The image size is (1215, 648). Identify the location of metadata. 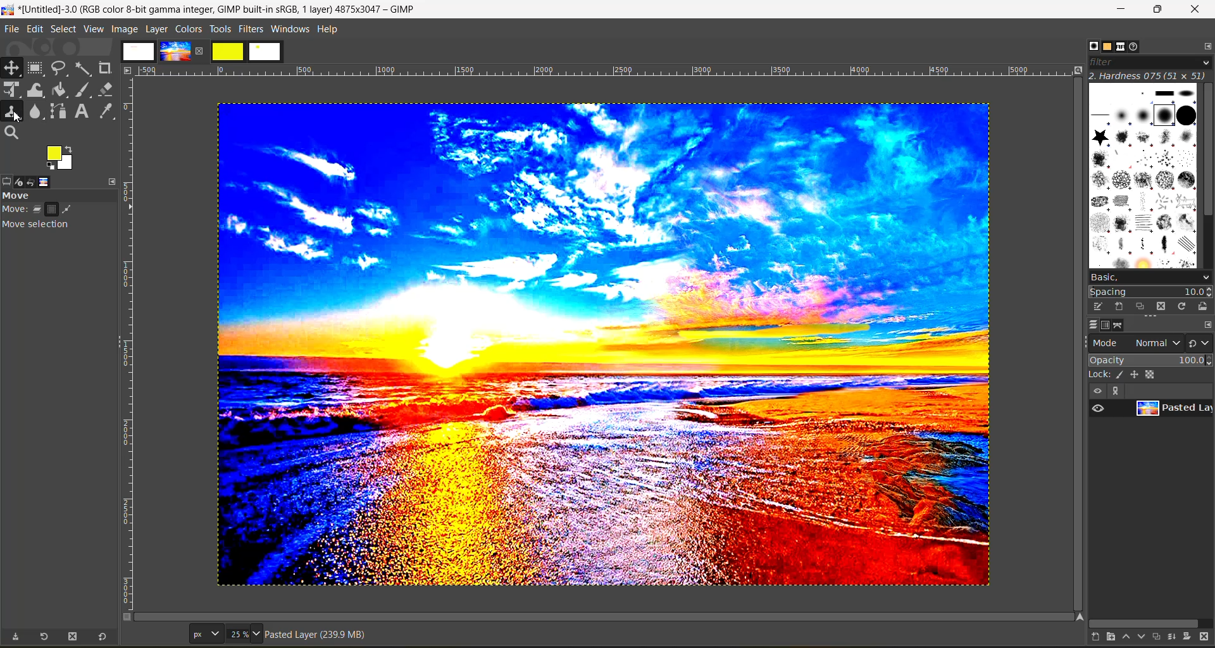
(320, 636).